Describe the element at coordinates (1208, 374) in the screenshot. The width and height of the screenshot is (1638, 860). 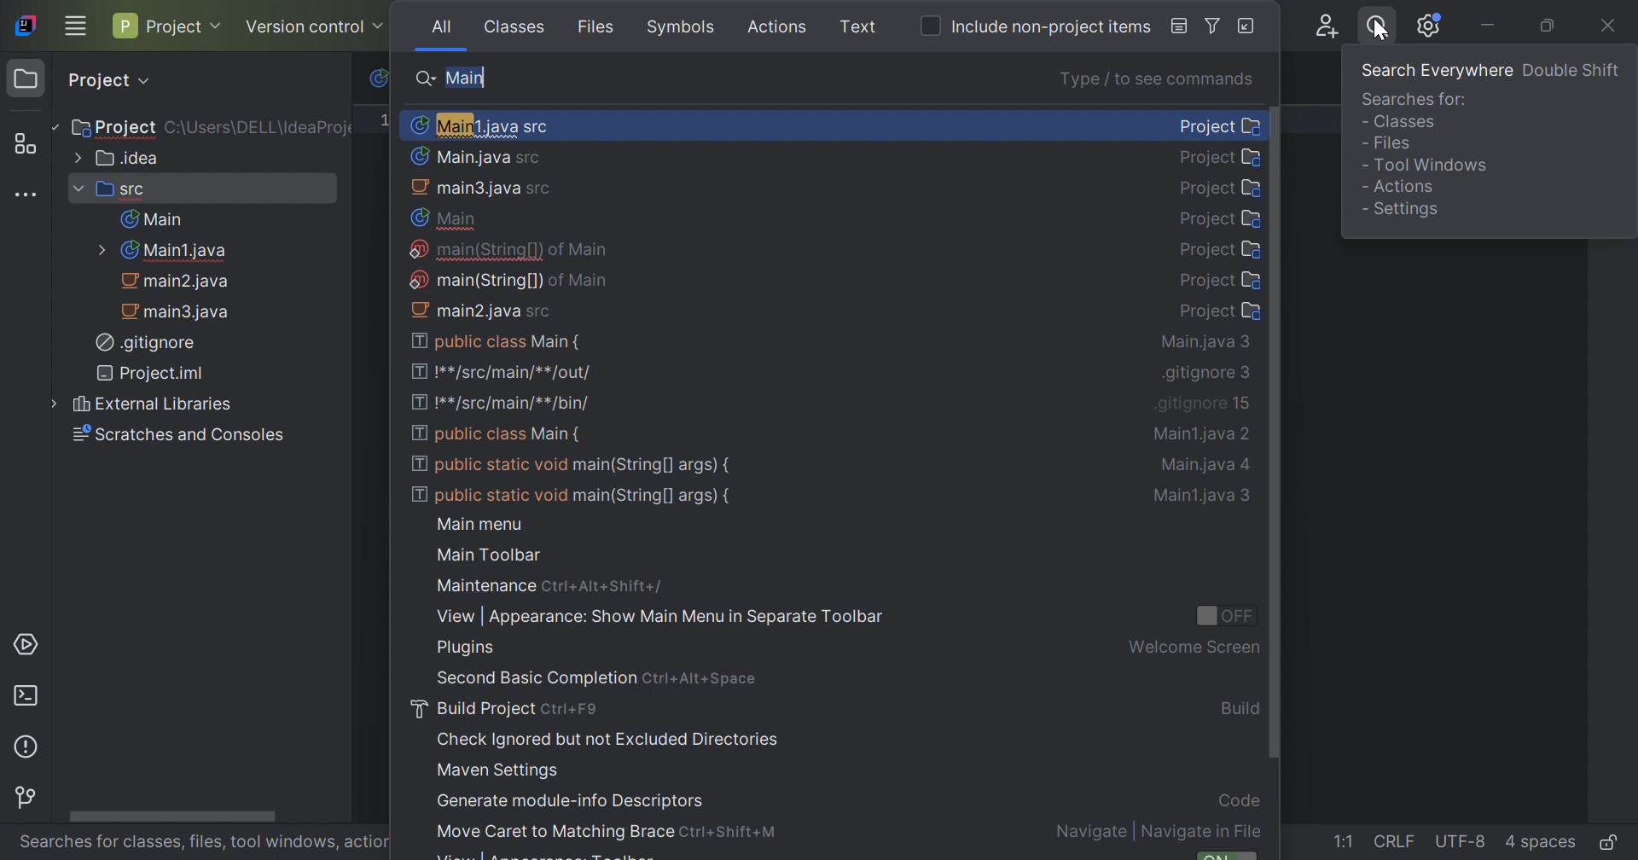
I see `.gitignore 3` at that location.